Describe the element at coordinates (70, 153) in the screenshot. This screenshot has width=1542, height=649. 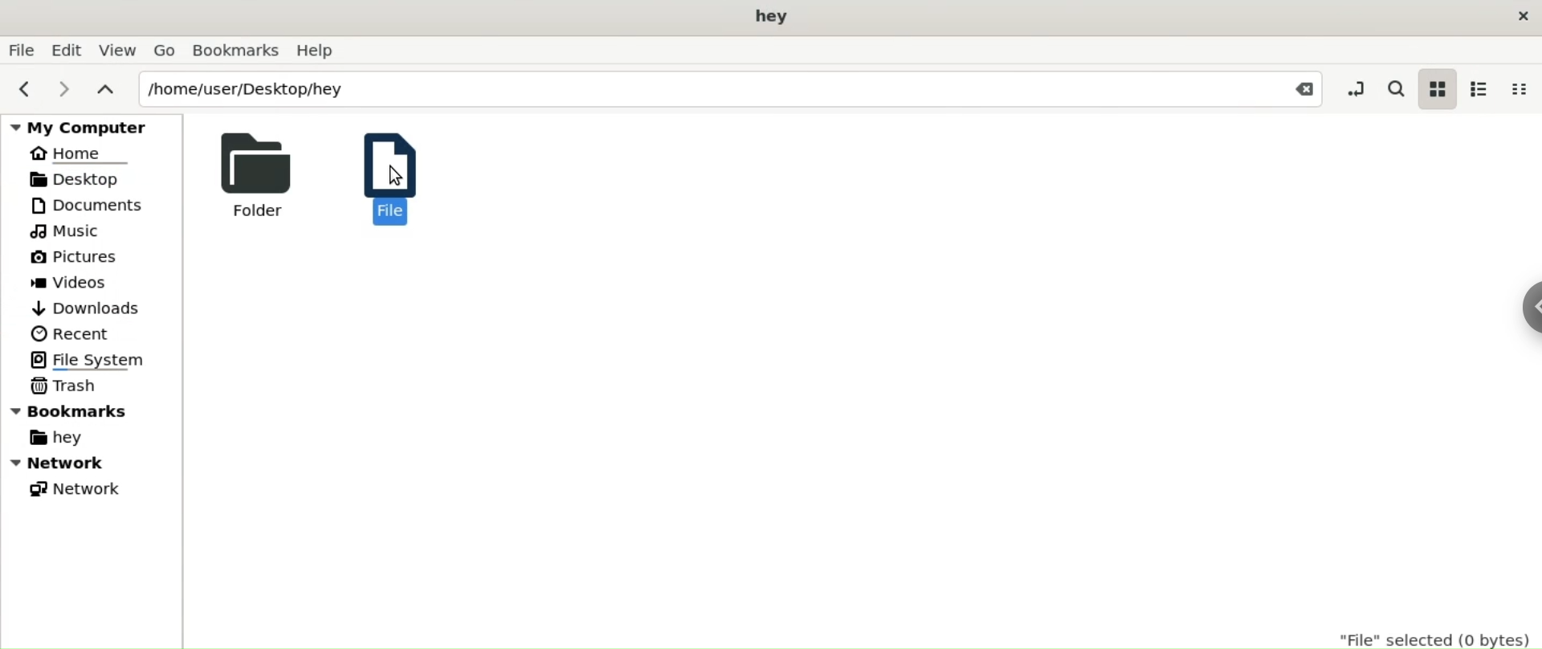
I see `Home ` at that location.